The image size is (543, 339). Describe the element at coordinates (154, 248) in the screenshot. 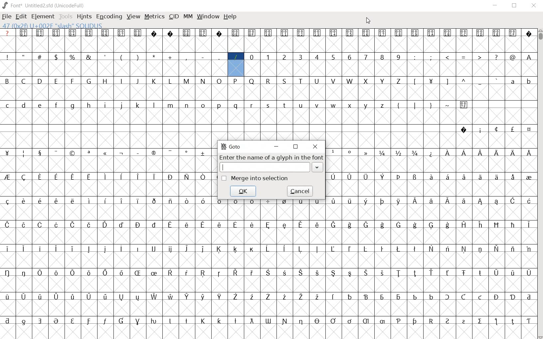

I see `glyph` at that location.